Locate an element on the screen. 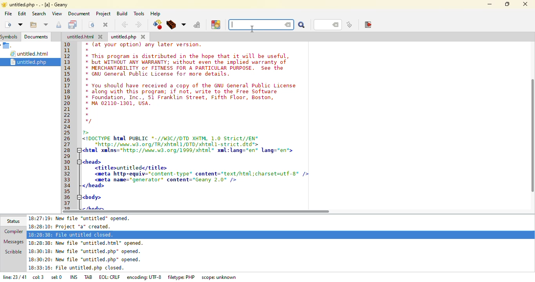  17 is located at coordinates (67, 86).